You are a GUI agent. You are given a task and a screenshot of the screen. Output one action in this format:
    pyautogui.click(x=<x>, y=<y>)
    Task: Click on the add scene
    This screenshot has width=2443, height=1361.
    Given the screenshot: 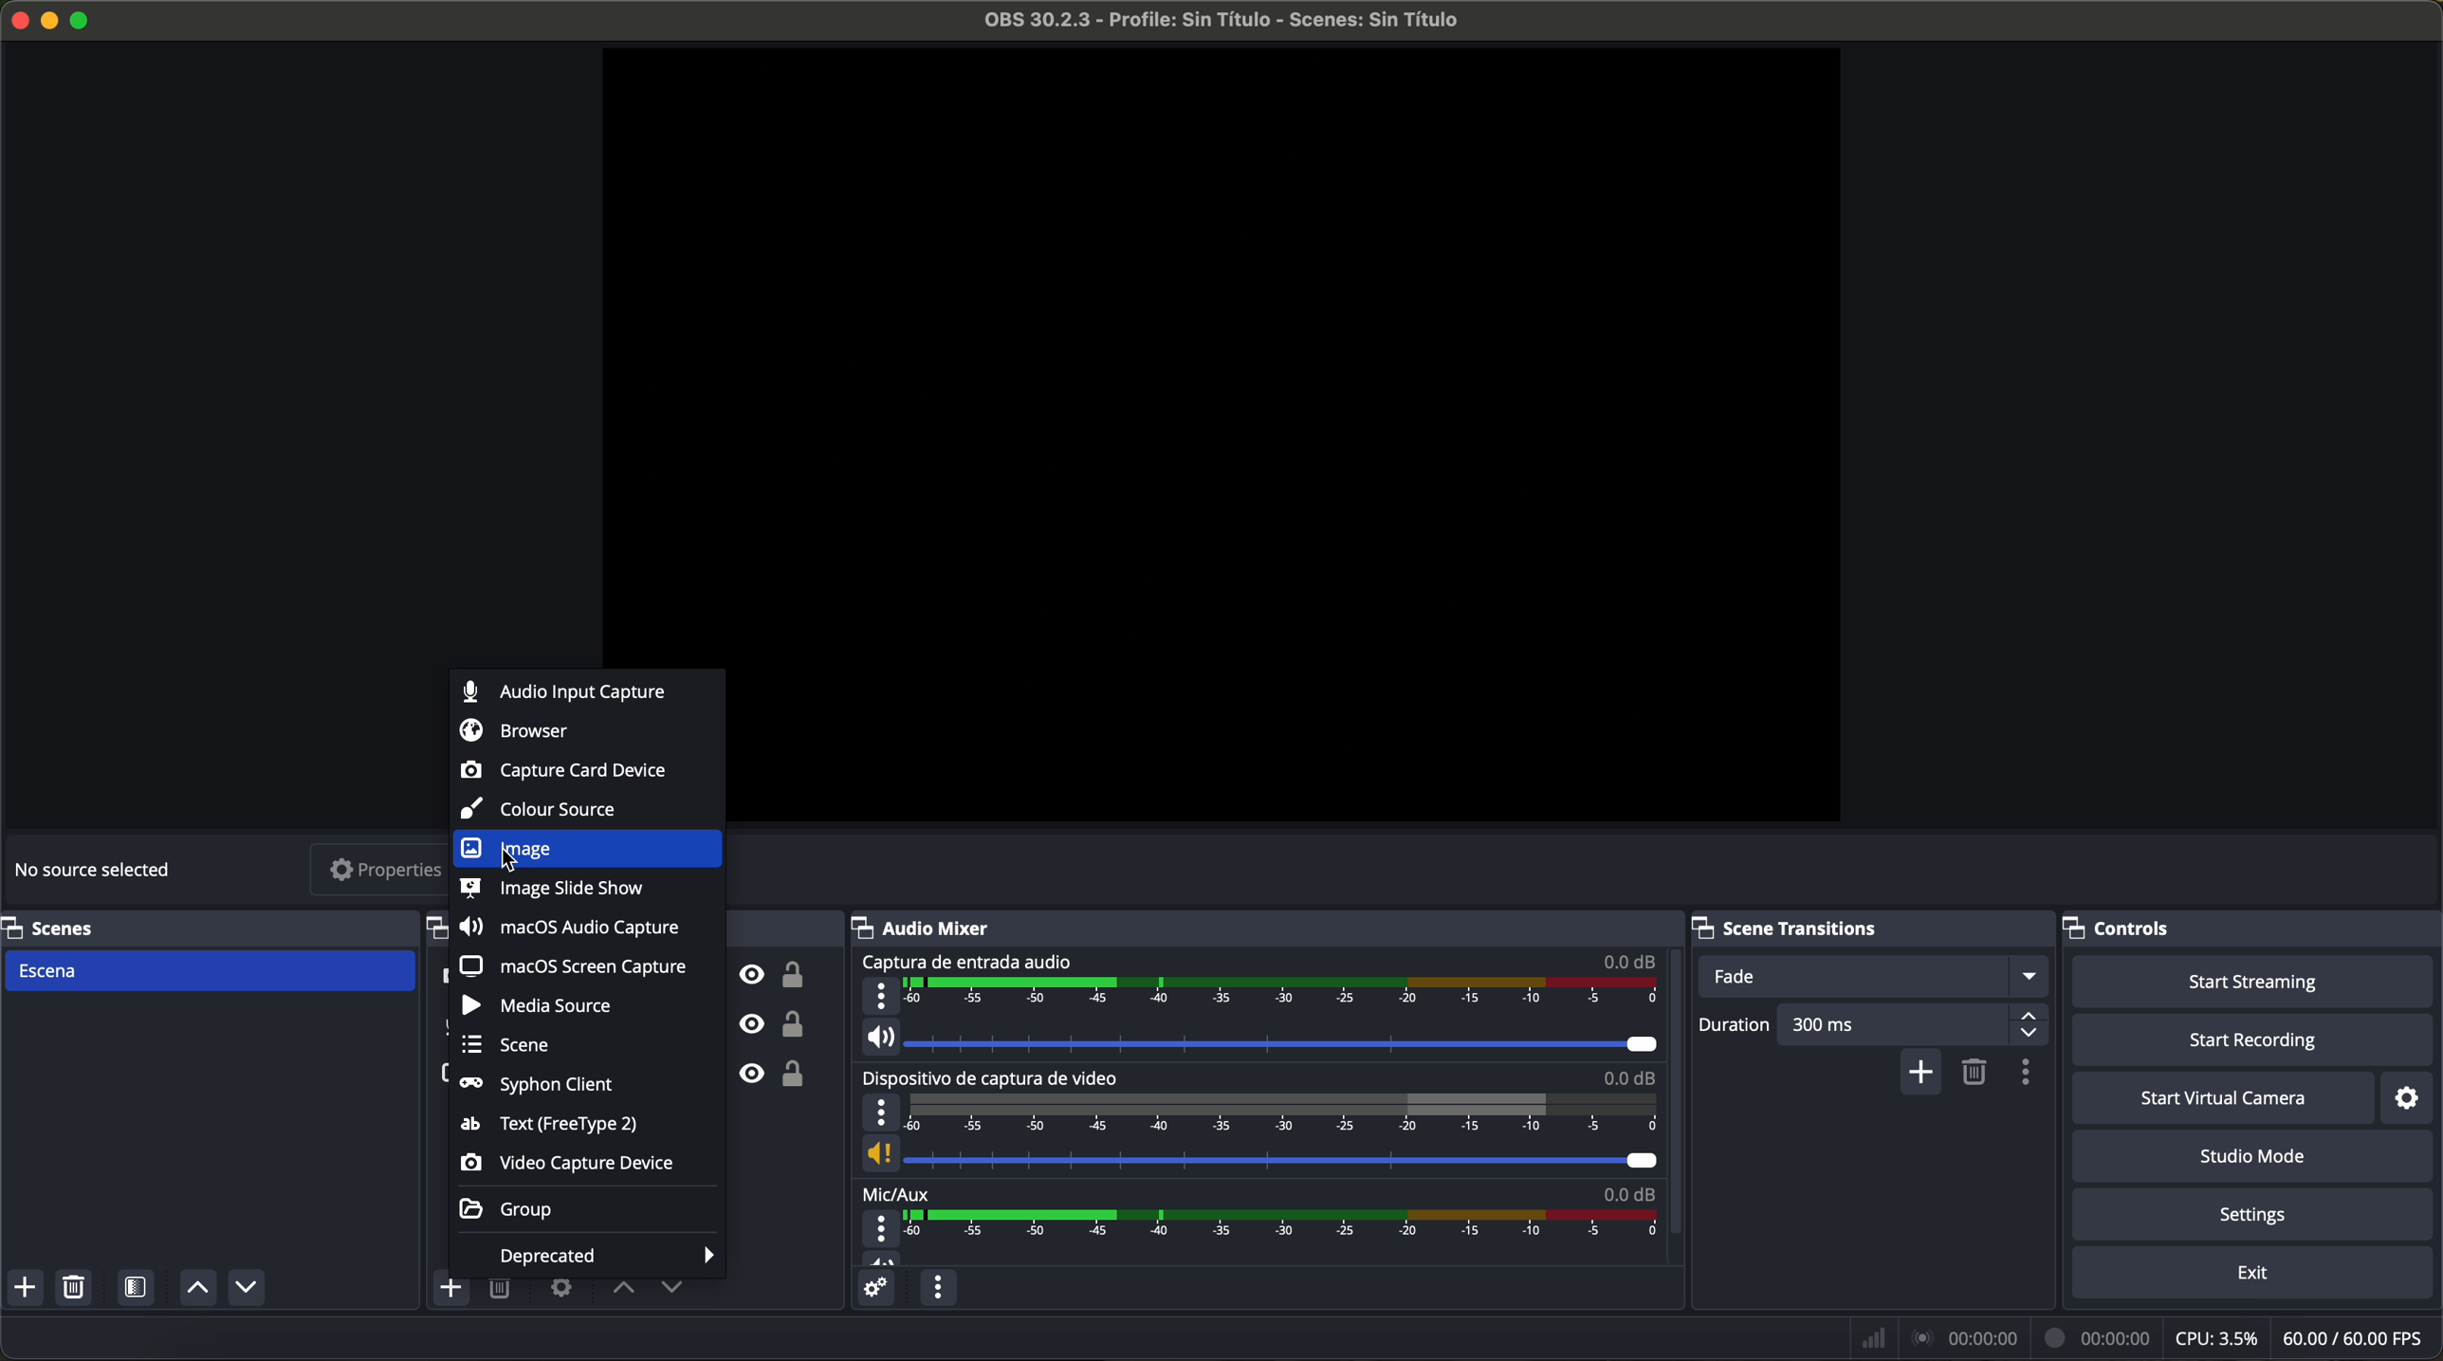 What is the action you would take?
    pyautogui.click(x=25, y=1288)
    